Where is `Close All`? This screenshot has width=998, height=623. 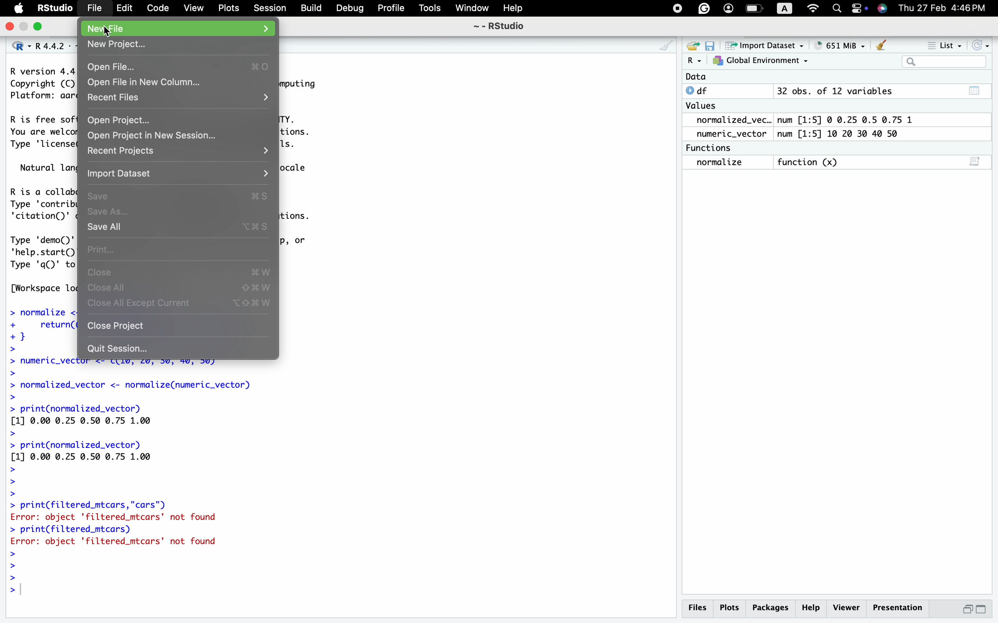
Close All is located at coordinates (178, 289).